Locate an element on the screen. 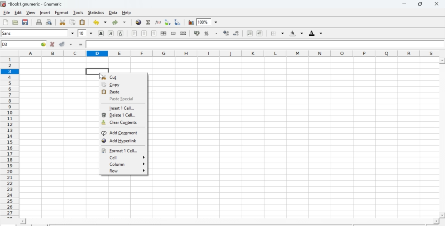 The width and height of the screenshot is (445, 226). add hyperlink is located at coordinates (118, 141).